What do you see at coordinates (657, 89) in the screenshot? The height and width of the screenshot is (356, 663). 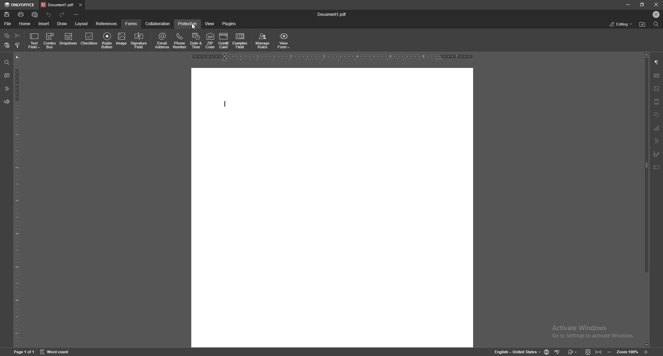 I see `image` at bounding box center [657, 89].